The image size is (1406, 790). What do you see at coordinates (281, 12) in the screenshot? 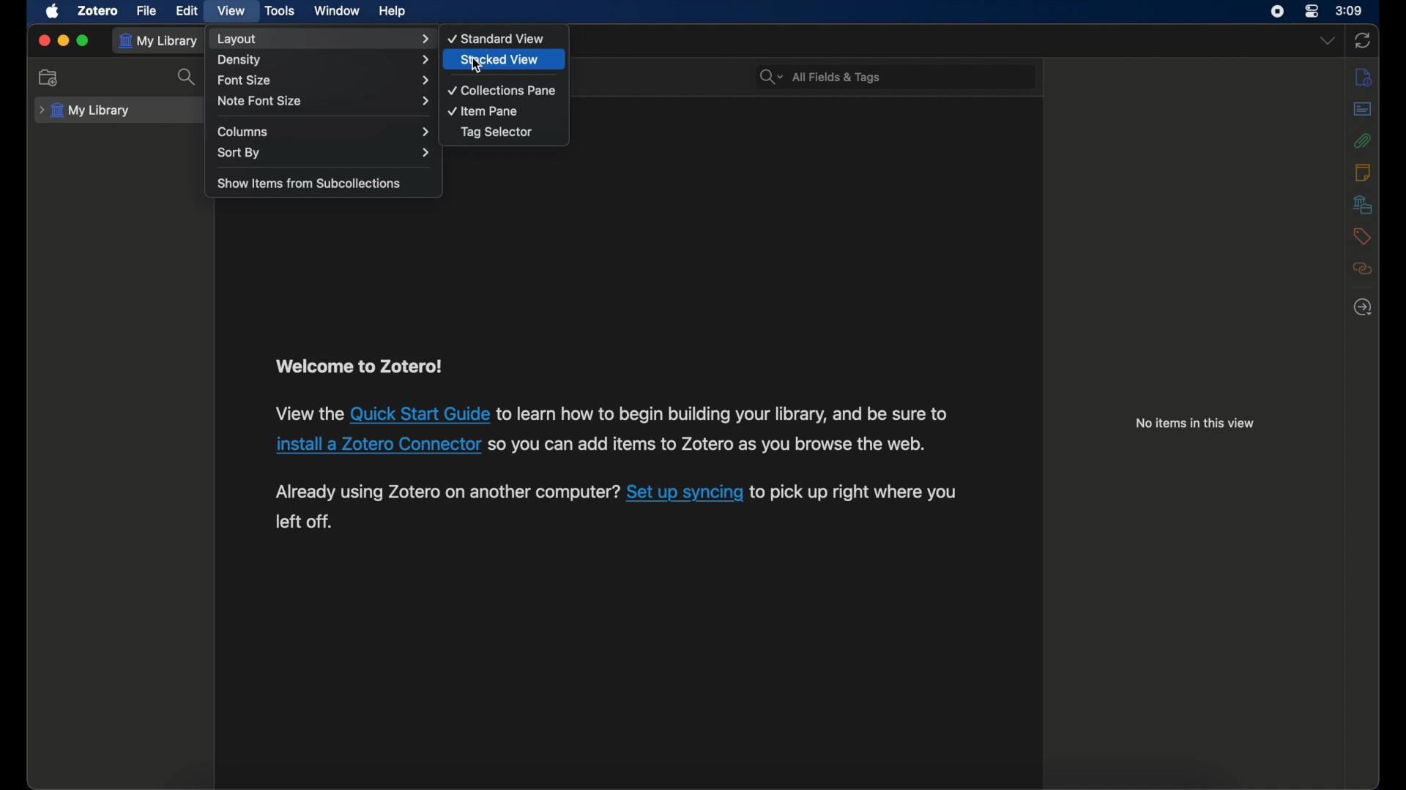
I see `tools` at bounding box center [281, 12].